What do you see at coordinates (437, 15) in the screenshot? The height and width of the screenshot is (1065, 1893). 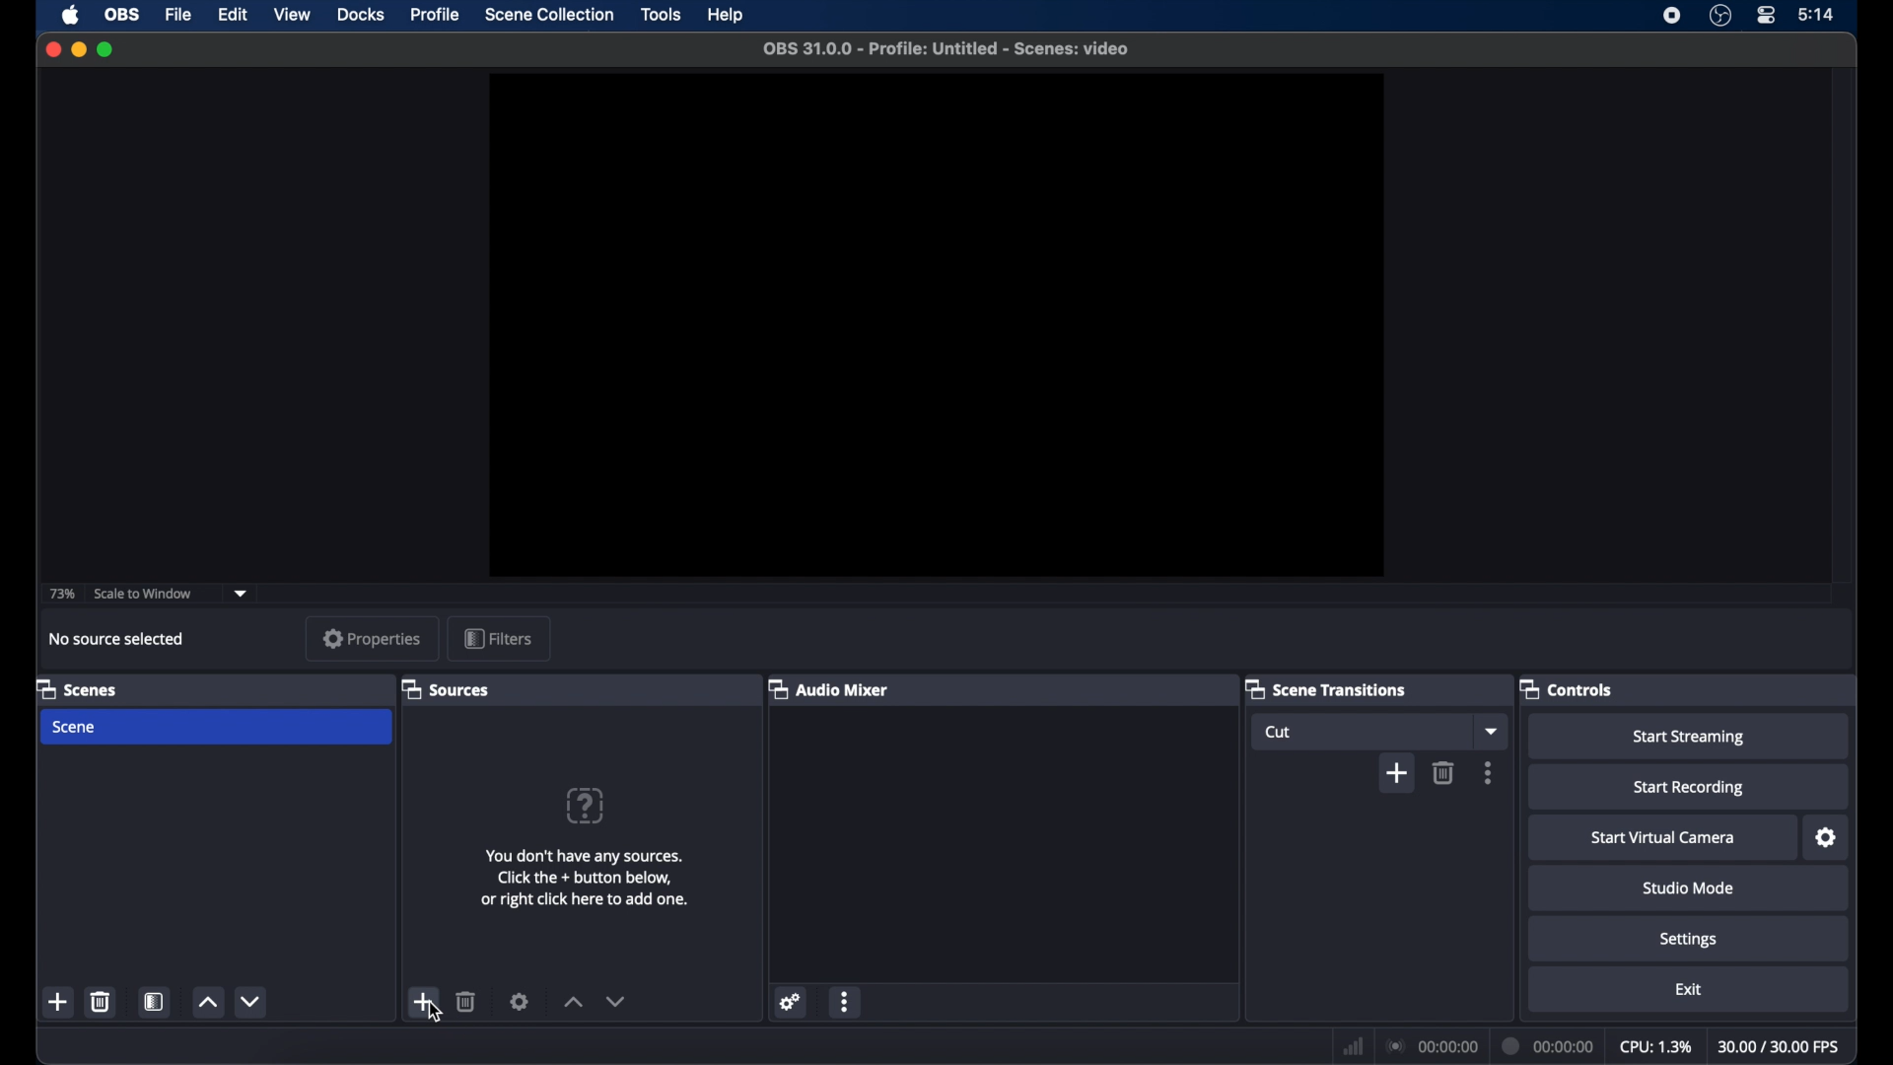 I see `profile` at bounding box center [437, 15].